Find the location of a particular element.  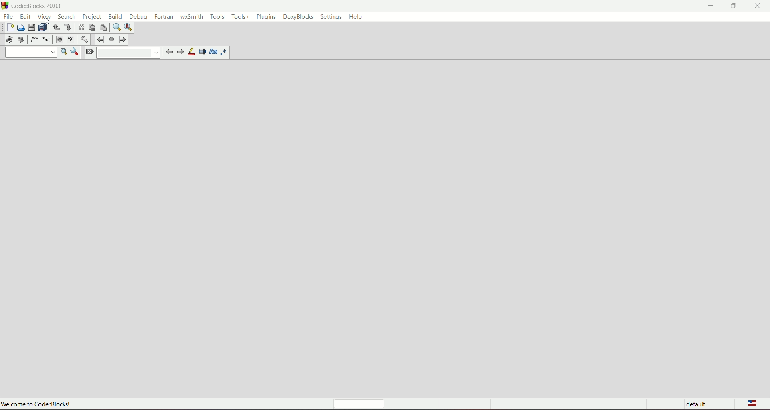

save is located at coordinates (32, 27).